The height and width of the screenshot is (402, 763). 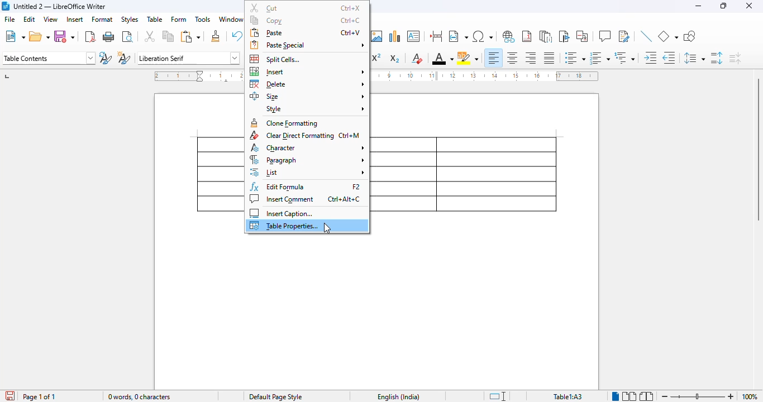 What do you see at coordinates (308, 84) in the screenshot?
I see `delete` at bounding box center [308, 84].